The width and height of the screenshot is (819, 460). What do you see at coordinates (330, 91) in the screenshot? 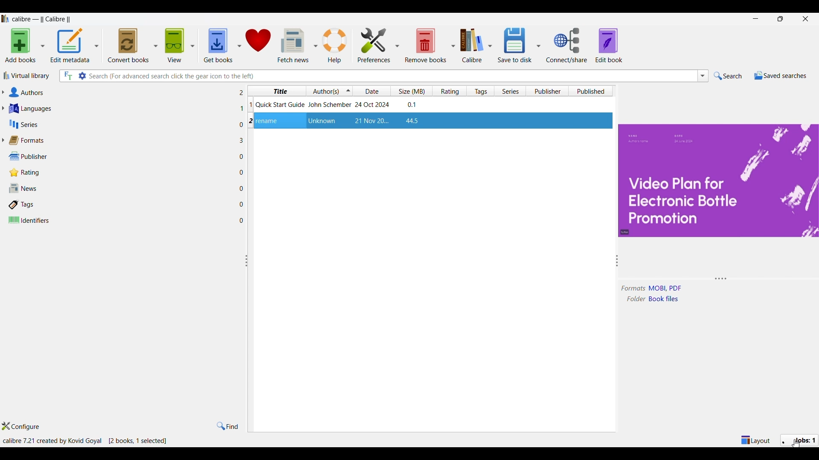
I see `Authors column, current sorting` at bounding box center [330, 91].